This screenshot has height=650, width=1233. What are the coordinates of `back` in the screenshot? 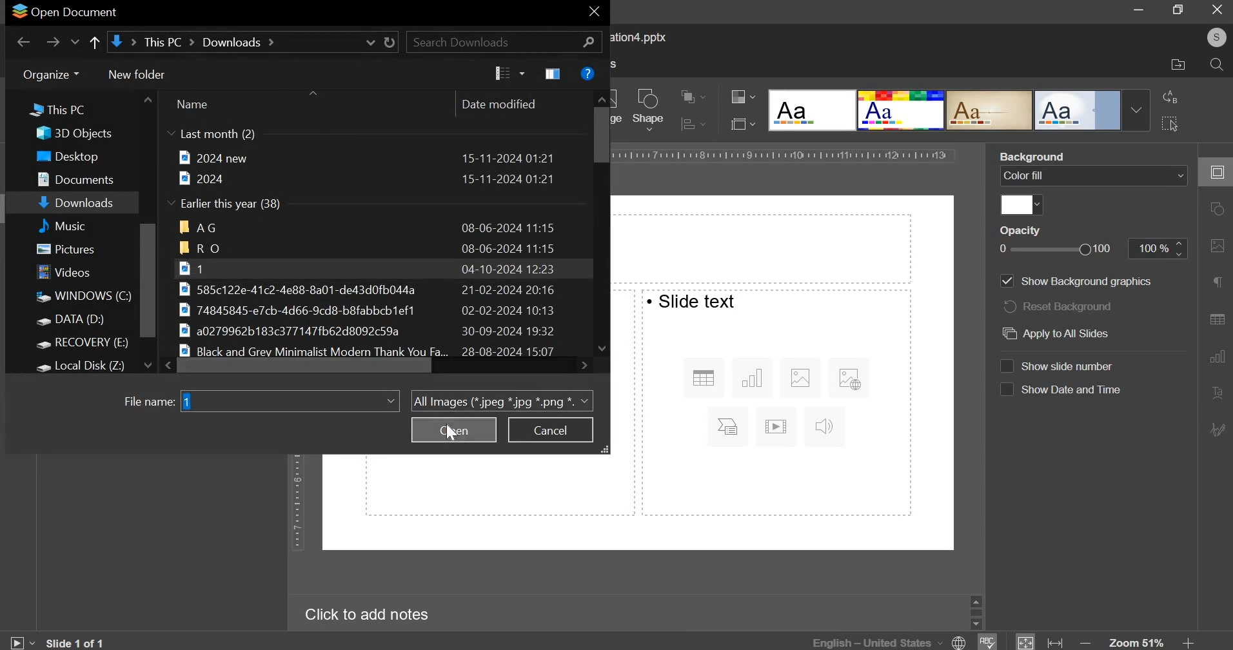 It's located at (24, 42).